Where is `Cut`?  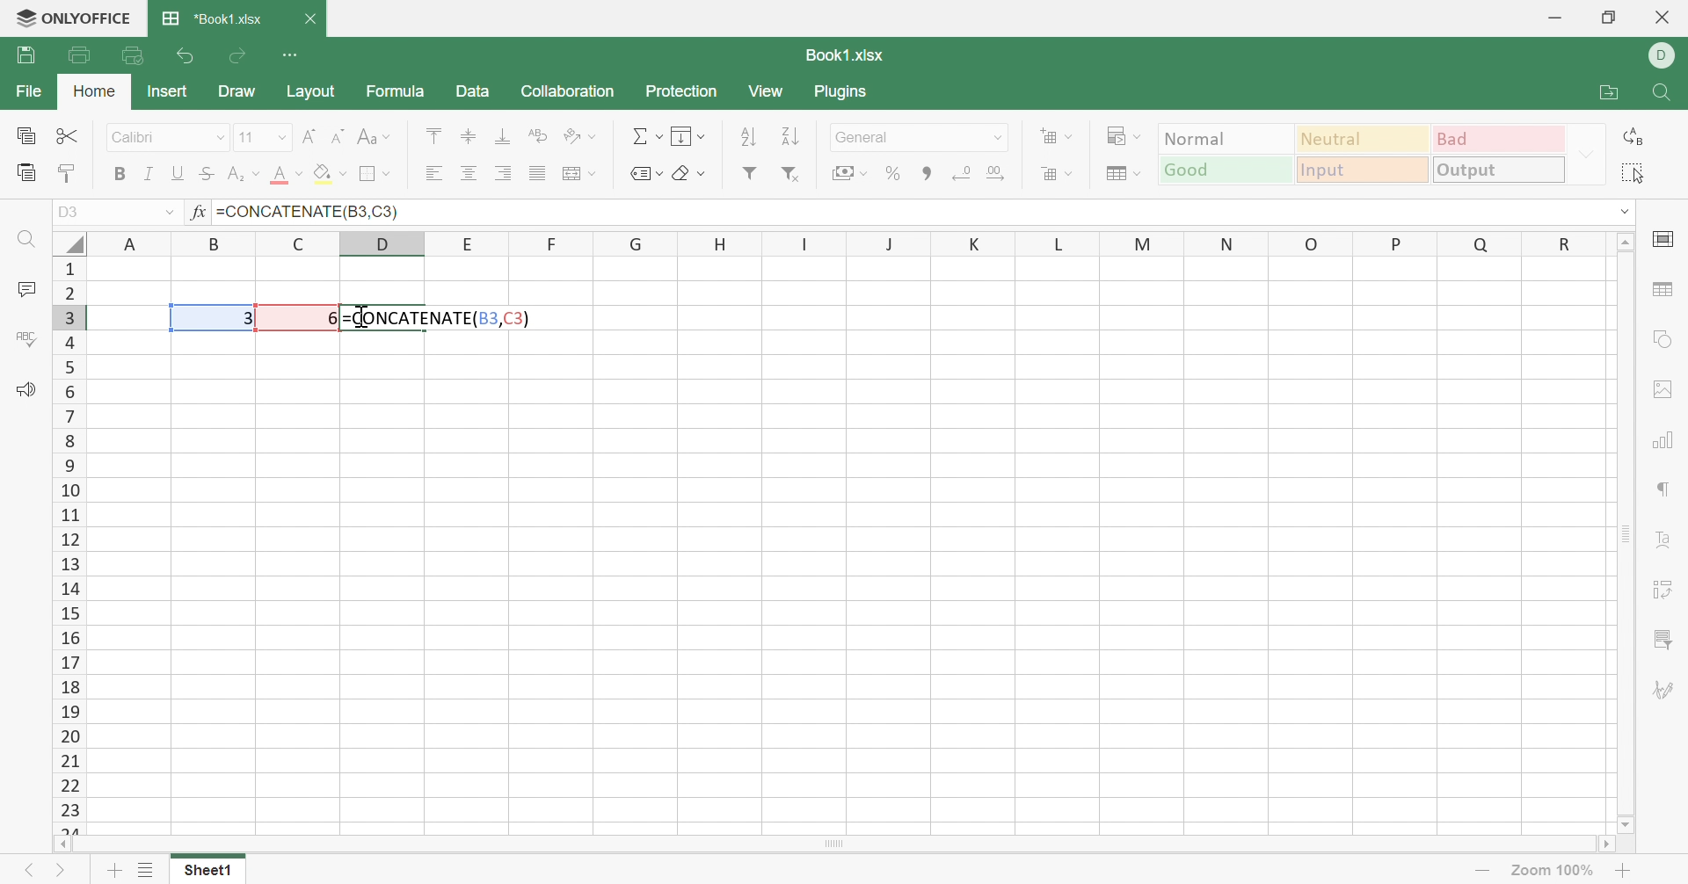
Cut is located at coordinates (67, 135).